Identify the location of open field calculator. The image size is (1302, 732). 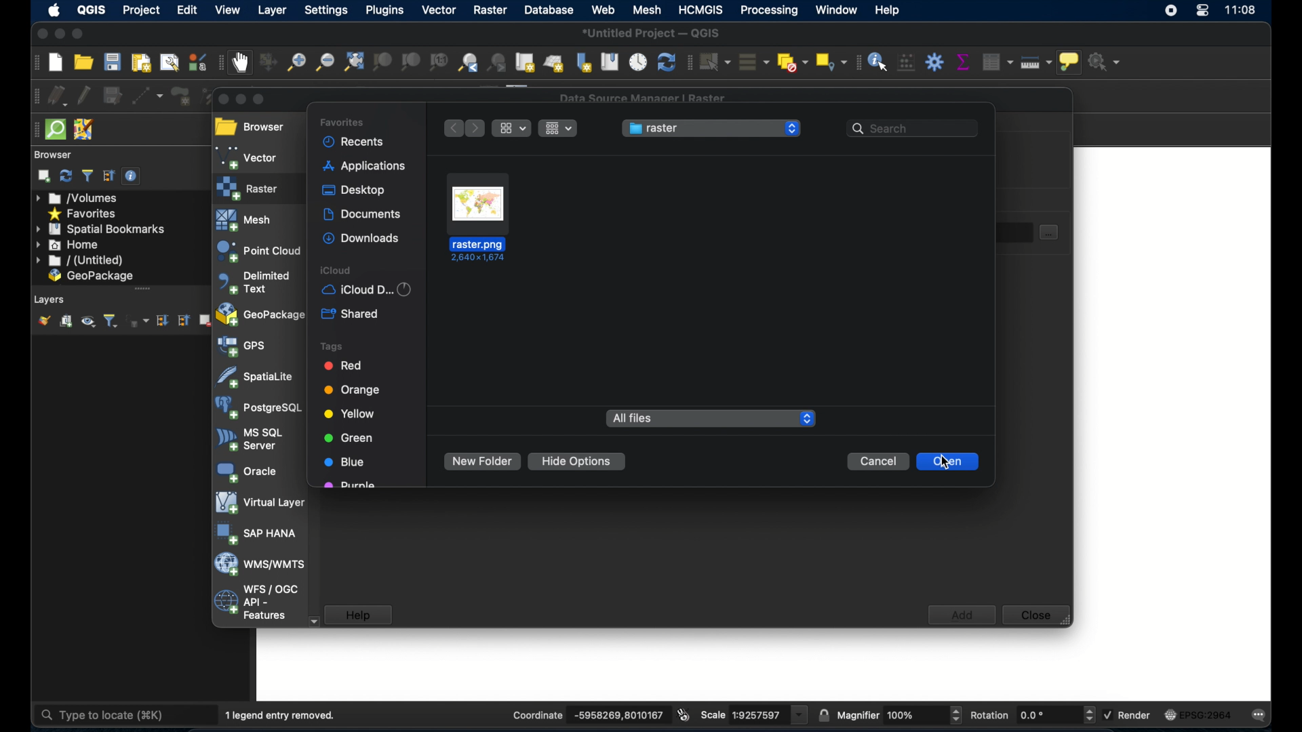
(906, 62).